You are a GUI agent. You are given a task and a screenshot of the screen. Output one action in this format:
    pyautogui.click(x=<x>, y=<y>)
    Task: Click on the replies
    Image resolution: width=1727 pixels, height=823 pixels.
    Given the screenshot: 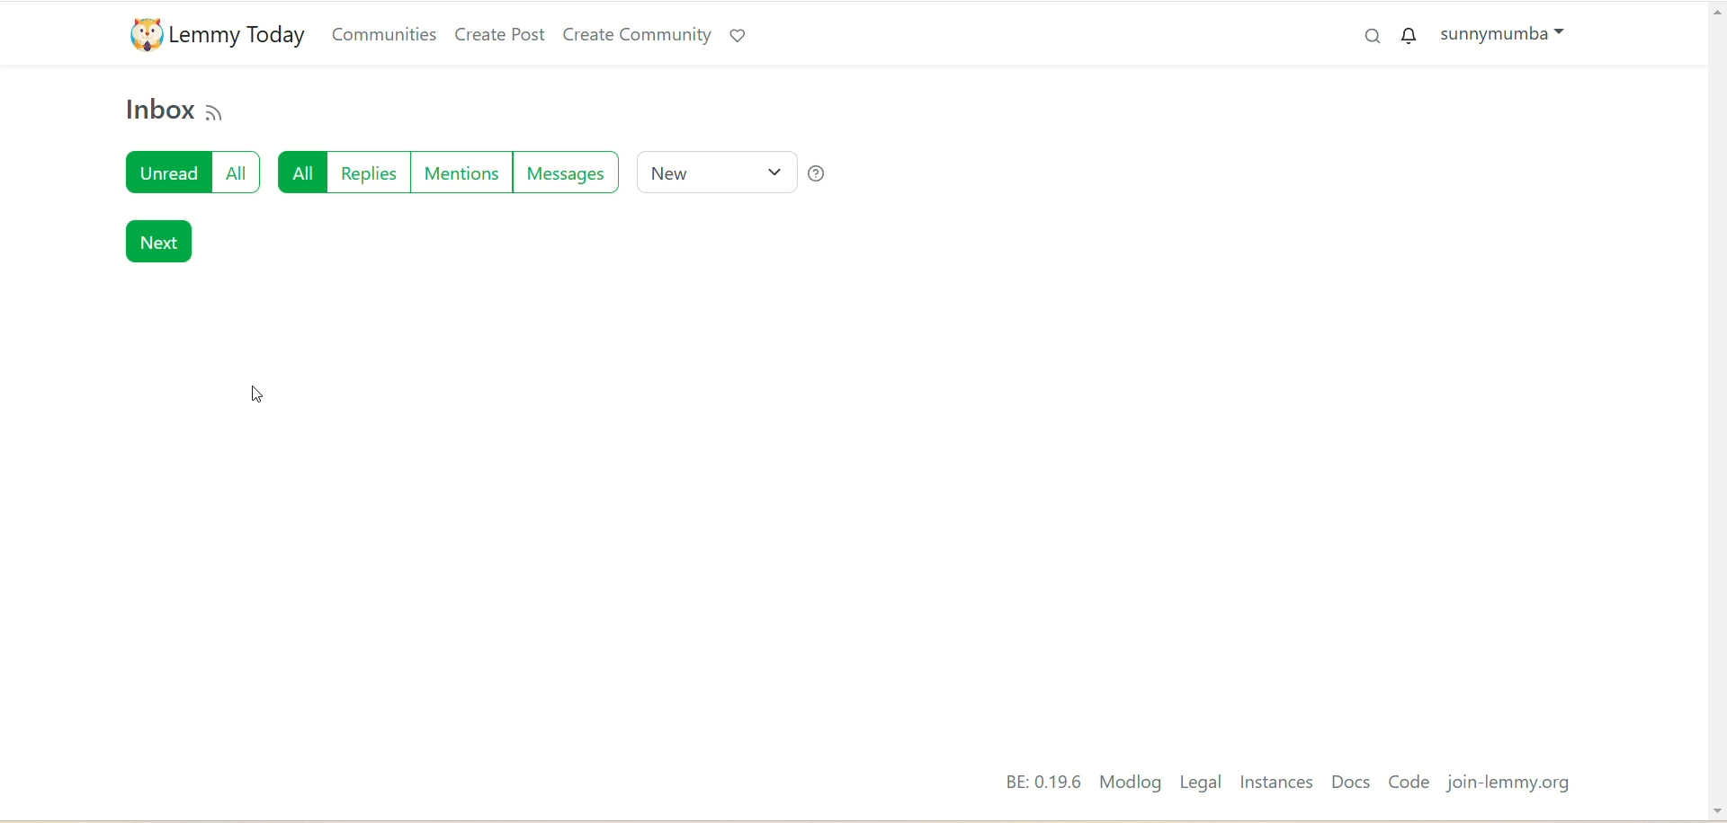 What is the action you would take?
    pyautogui.click(x=370, y=176)
    